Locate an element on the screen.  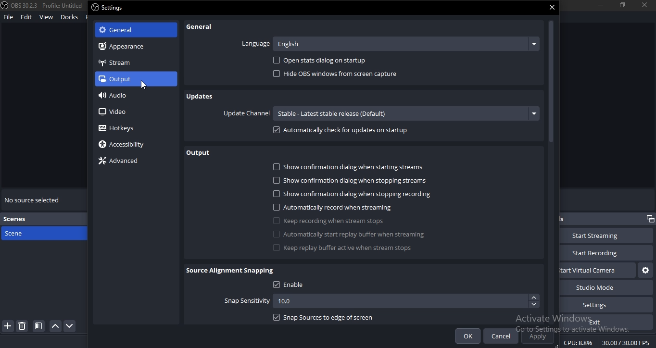
close is located at coordinates (553, 7).